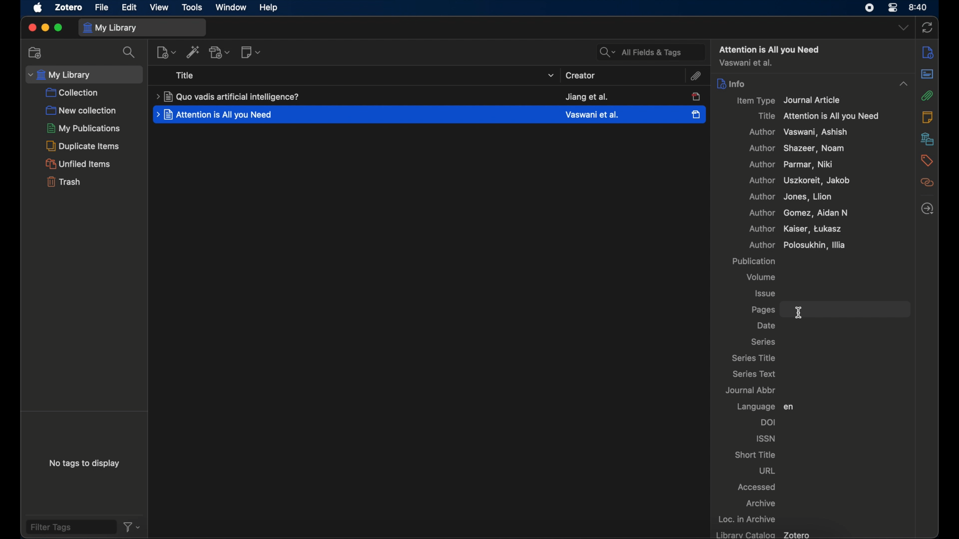  I want to click on duplicate items, so click(83, 146).